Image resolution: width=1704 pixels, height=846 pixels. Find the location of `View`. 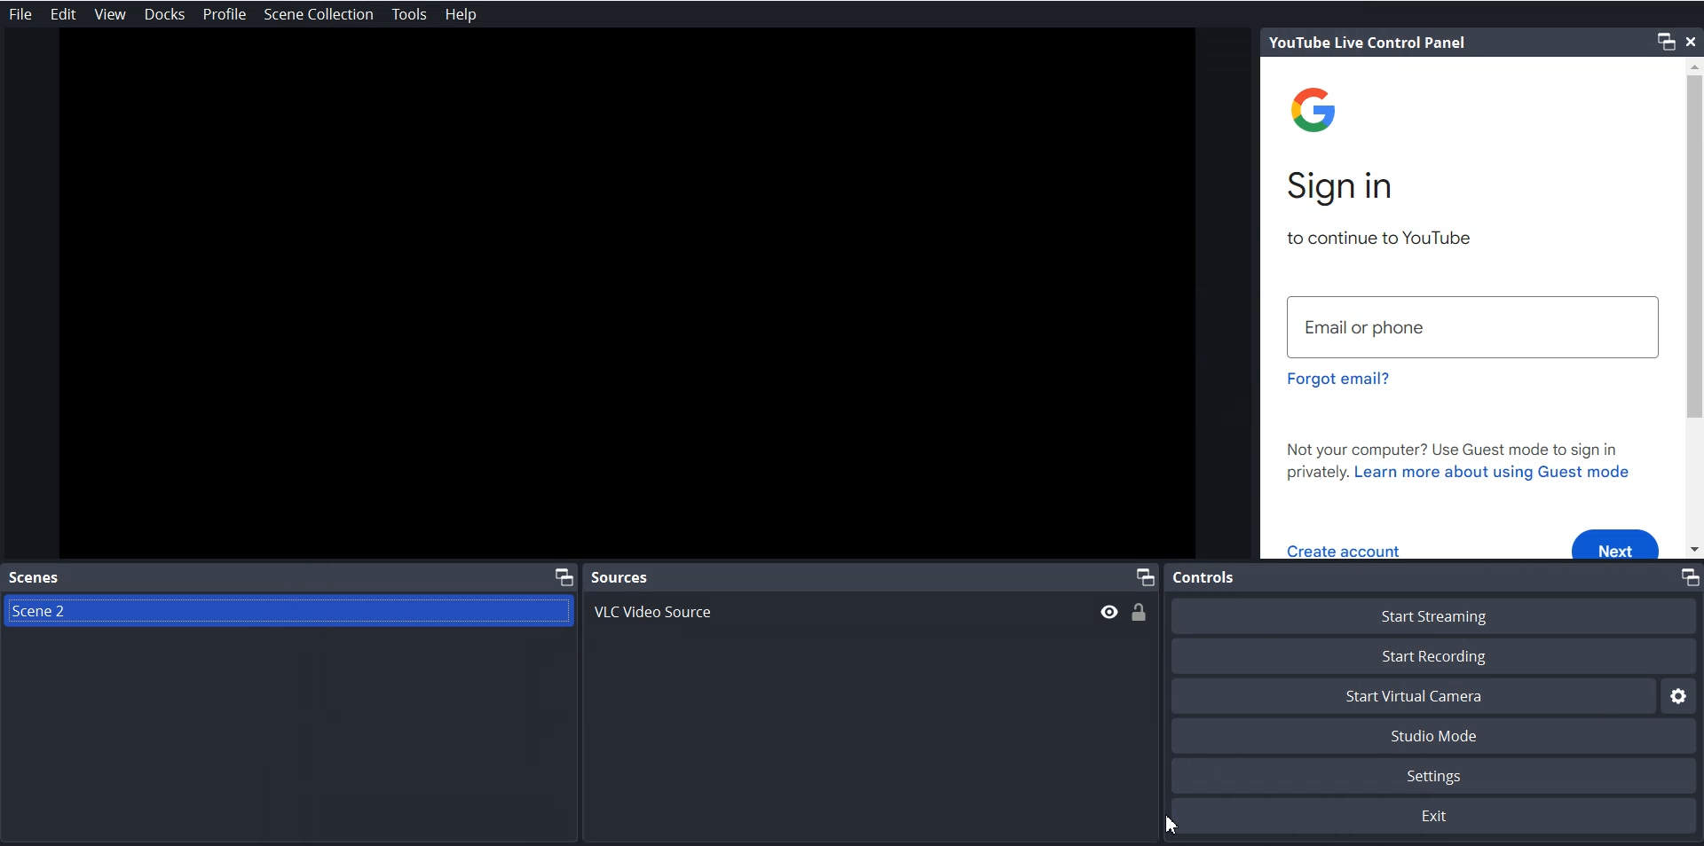

View is located at coordinates (110, 14).